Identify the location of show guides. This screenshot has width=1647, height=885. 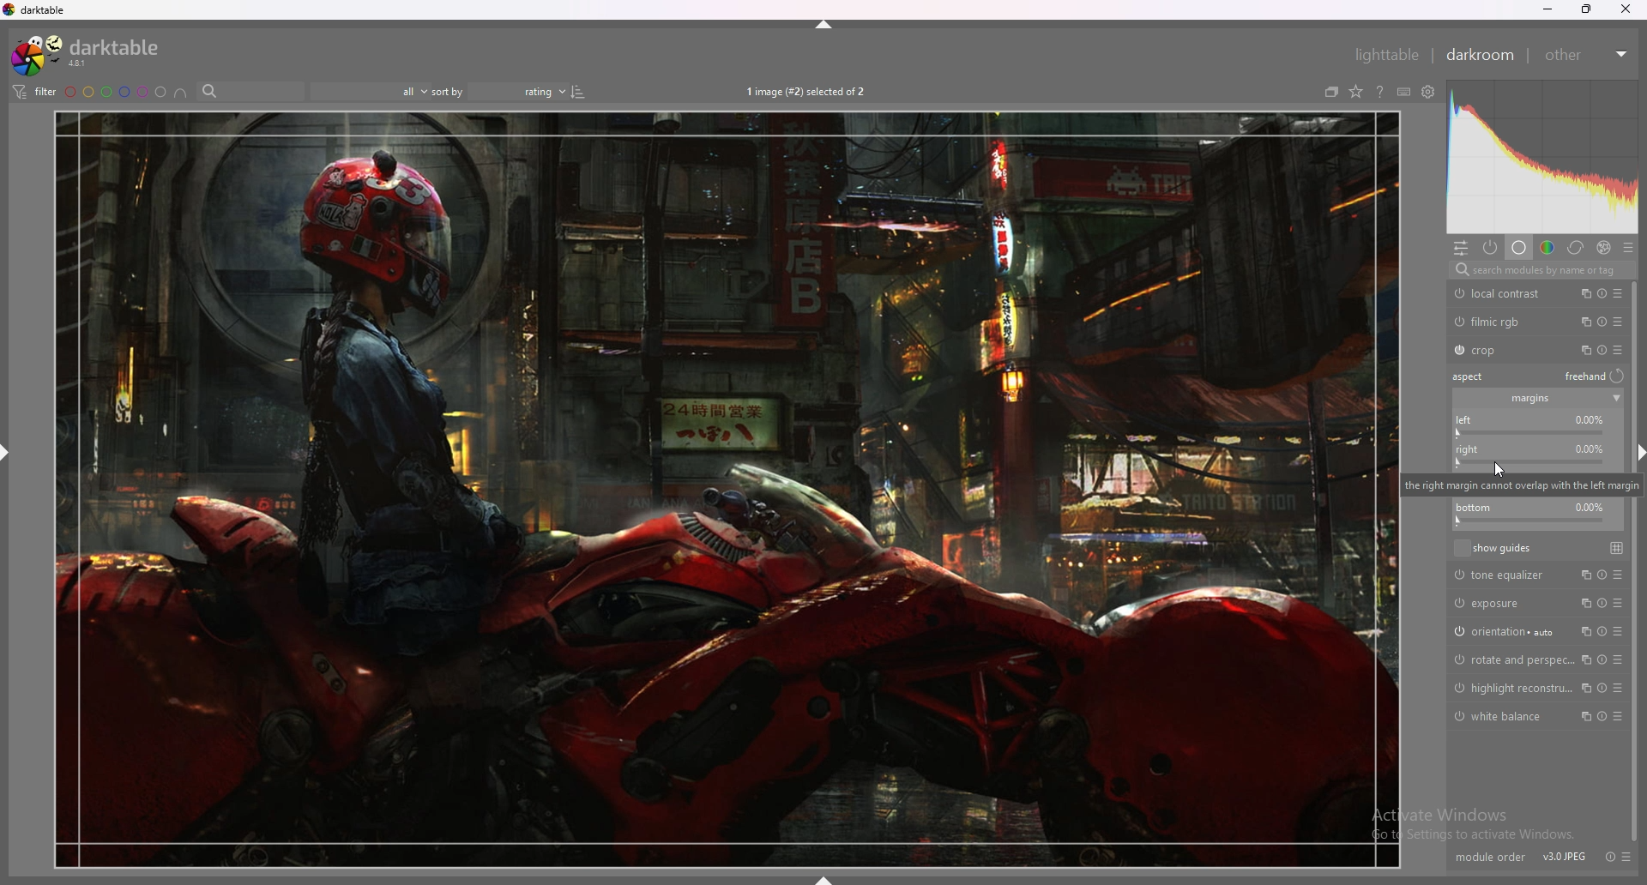
(1493, 547).